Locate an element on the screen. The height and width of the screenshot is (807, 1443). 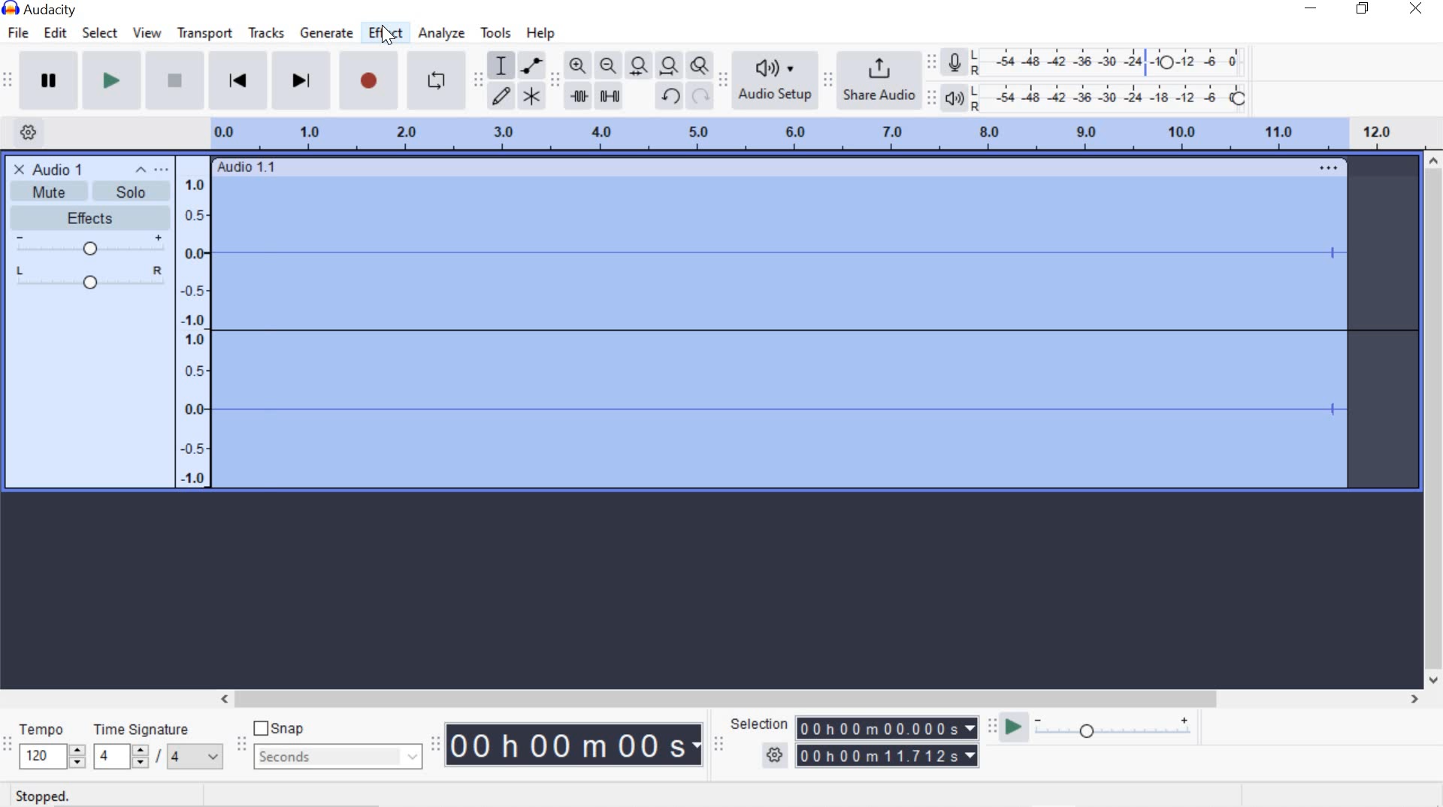
help is located at coordinates (537, 33).